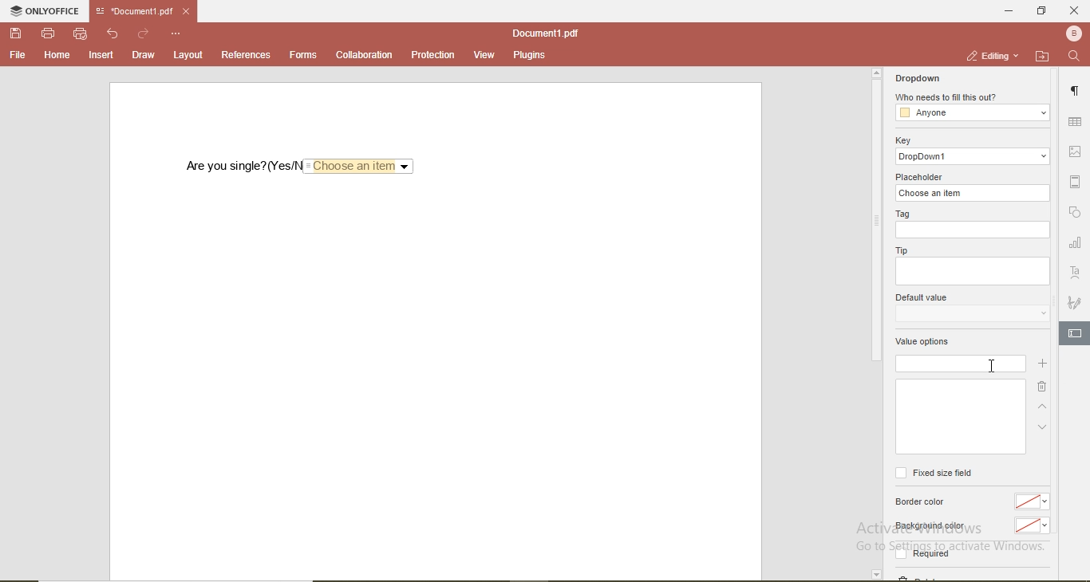 This screenshot has height=582, width=1090. What do you see at coordinates (1076, 301) in the screenshot?
I see `signature` at bounding box center [1076, 301].